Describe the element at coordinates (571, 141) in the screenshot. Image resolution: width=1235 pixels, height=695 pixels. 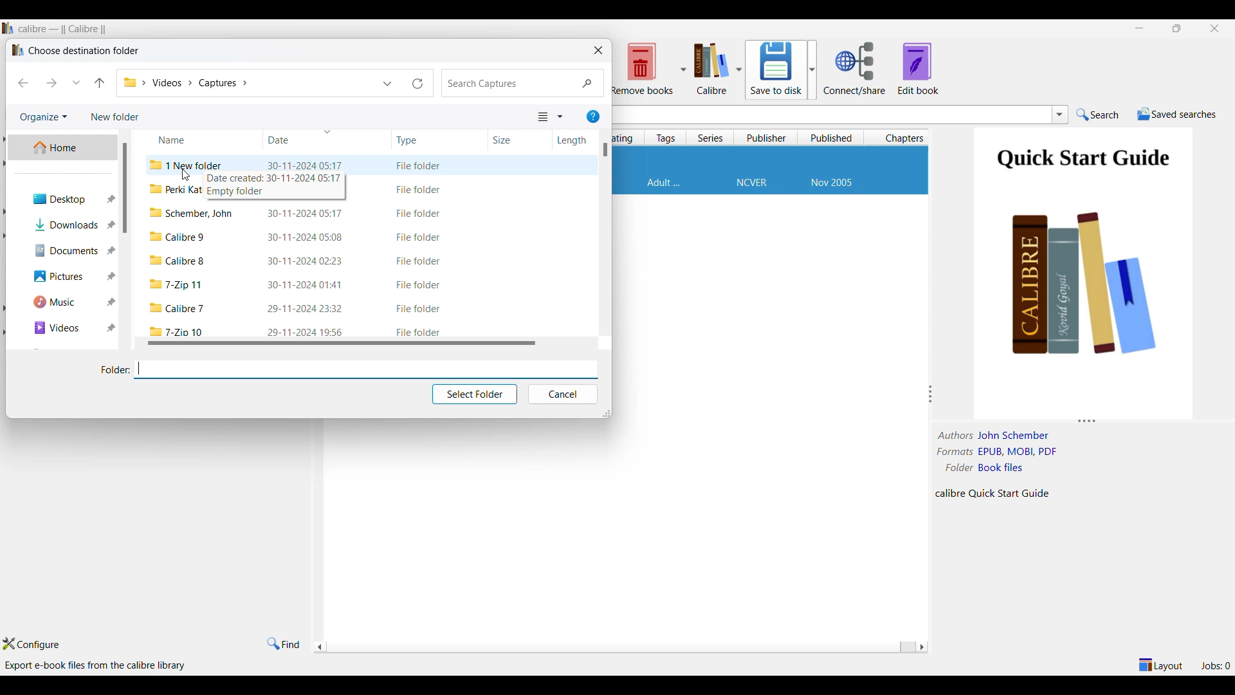
I see `Length column` at that location.